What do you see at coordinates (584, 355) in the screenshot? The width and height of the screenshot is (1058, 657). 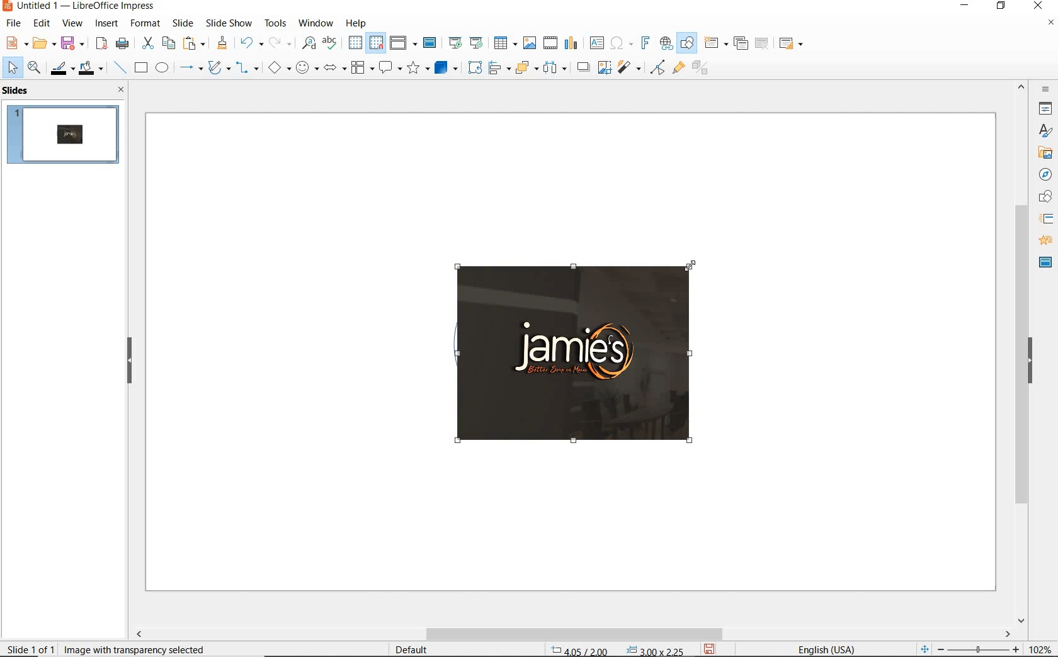 I see `image` at bounding box center [584, 355].